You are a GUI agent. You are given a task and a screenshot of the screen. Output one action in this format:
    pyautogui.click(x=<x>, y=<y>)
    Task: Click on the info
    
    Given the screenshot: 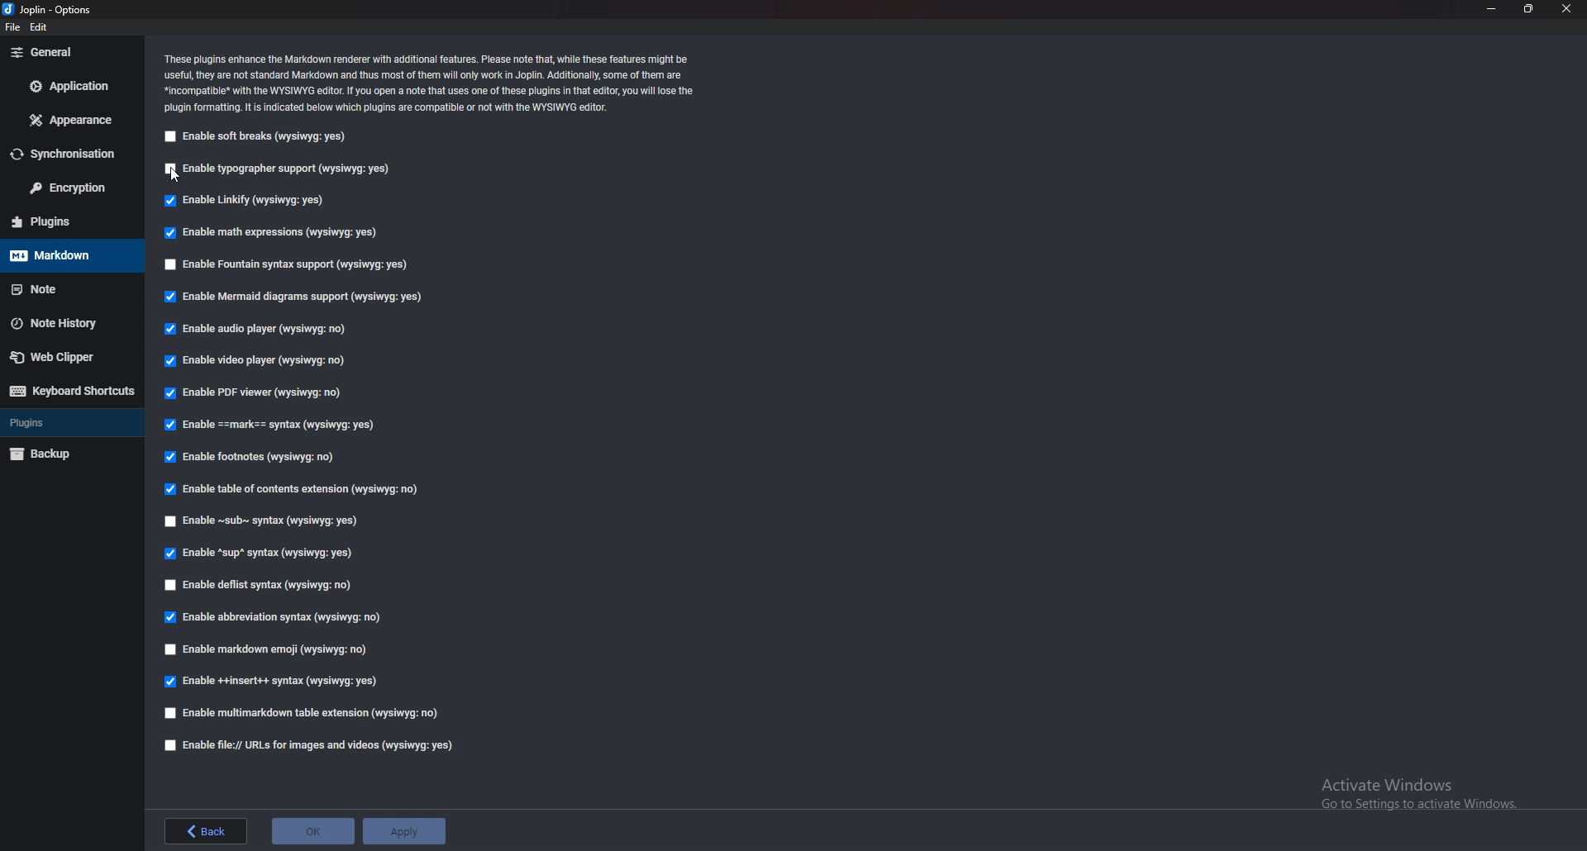 What is the action you would take?
    pyautogui.click(x=432, y=83)
    